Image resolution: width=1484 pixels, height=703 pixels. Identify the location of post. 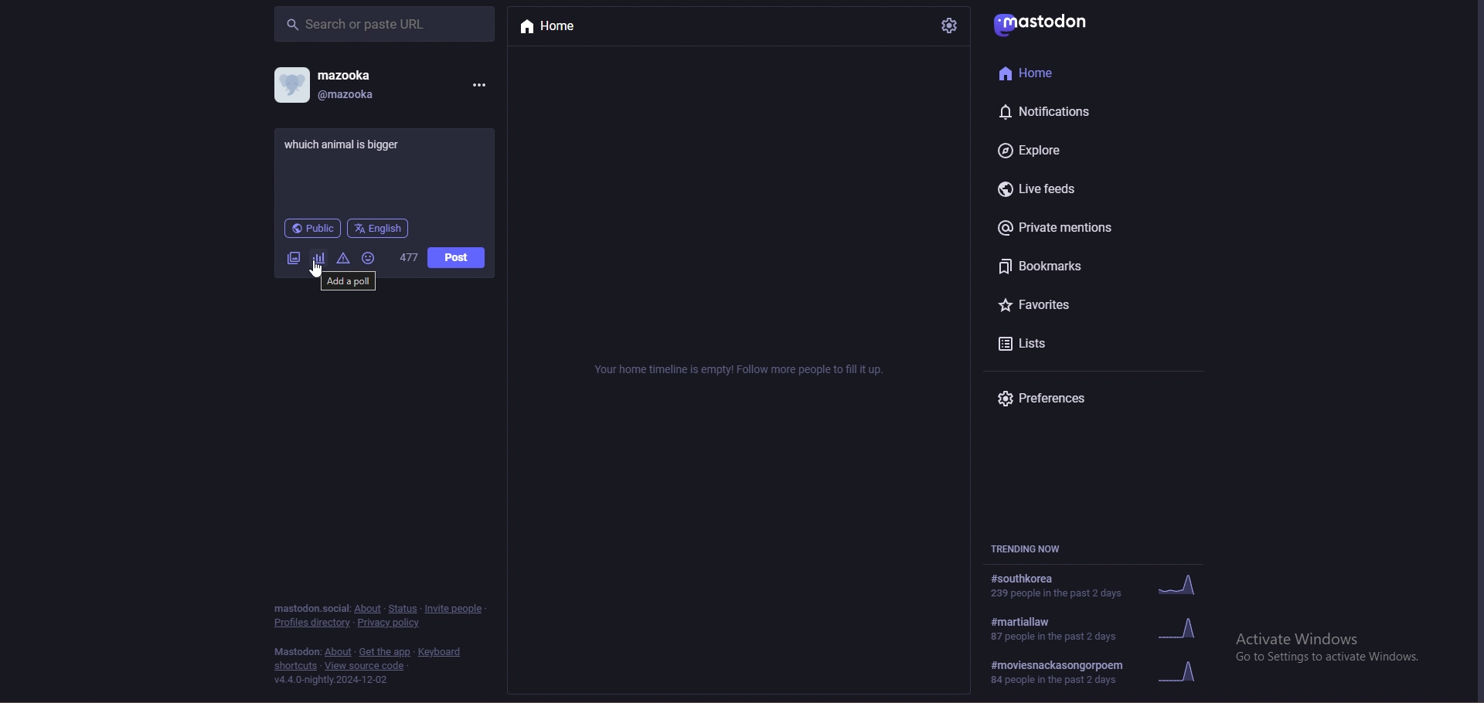
(457, 258).